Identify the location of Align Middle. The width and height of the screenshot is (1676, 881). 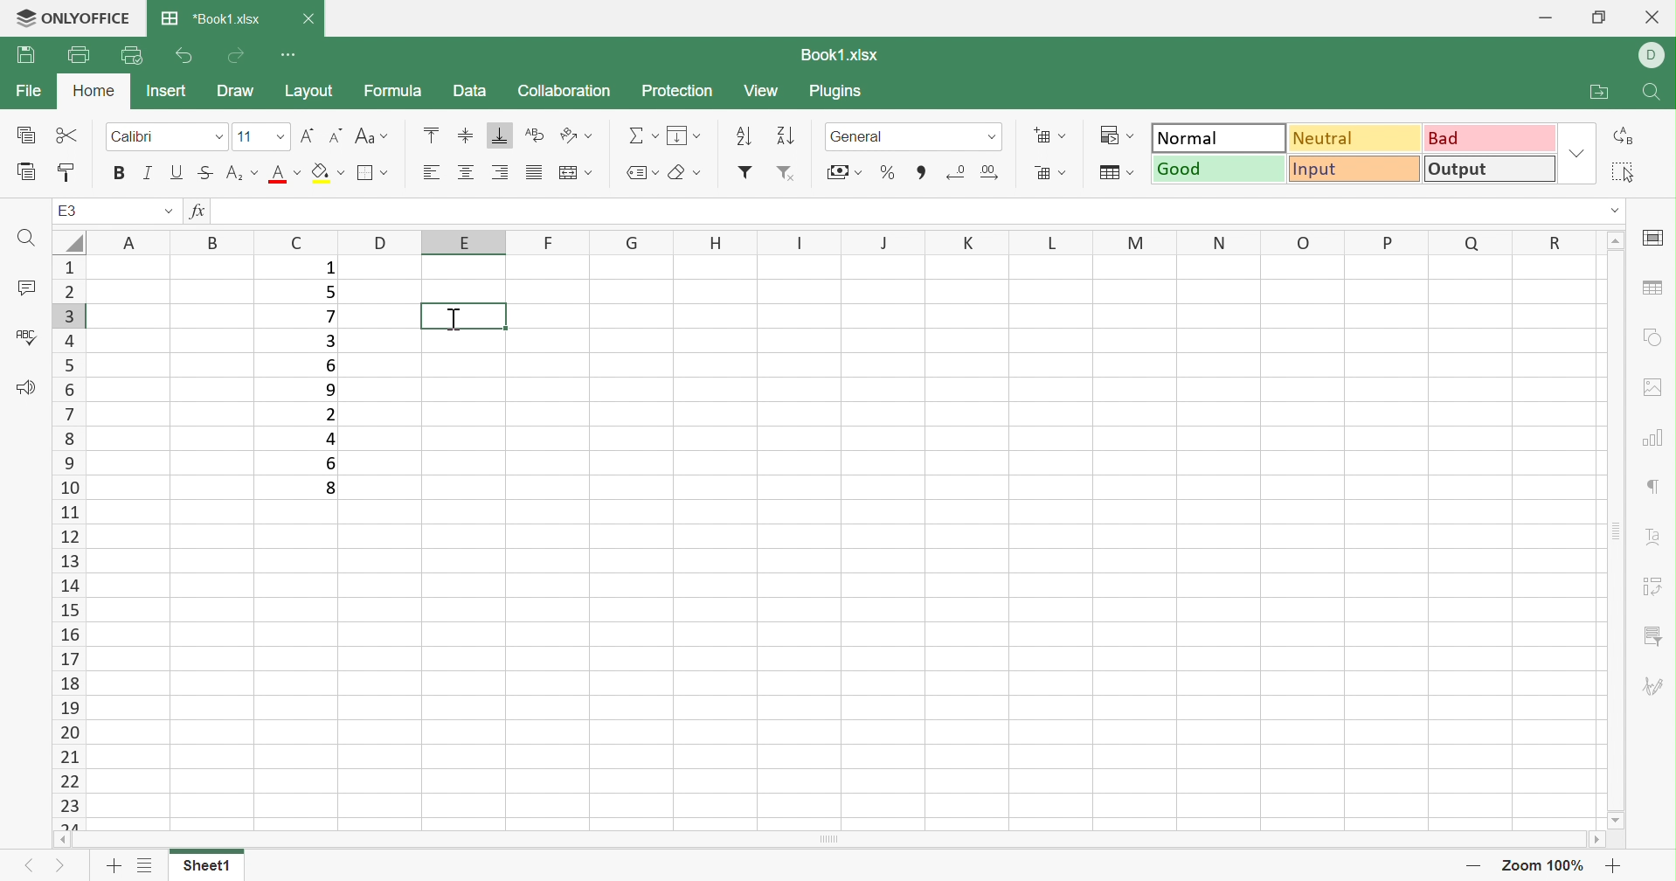
(466, 135).